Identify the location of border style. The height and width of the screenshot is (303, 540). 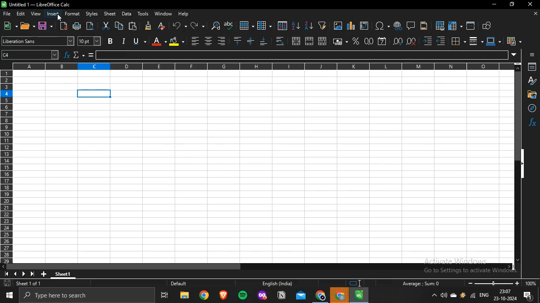
(473, 41).